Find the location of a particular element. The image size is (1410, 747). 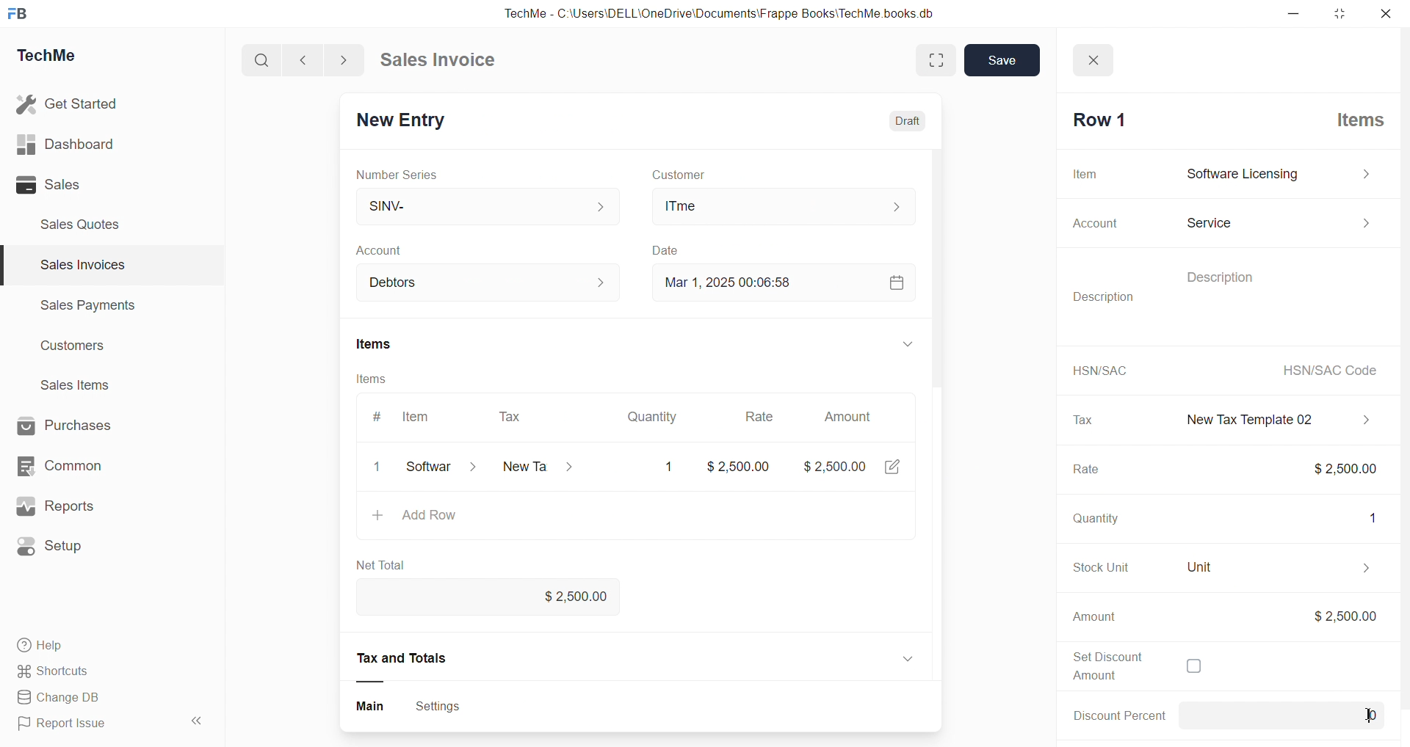

TechMe is located at coordinates (59, 58).